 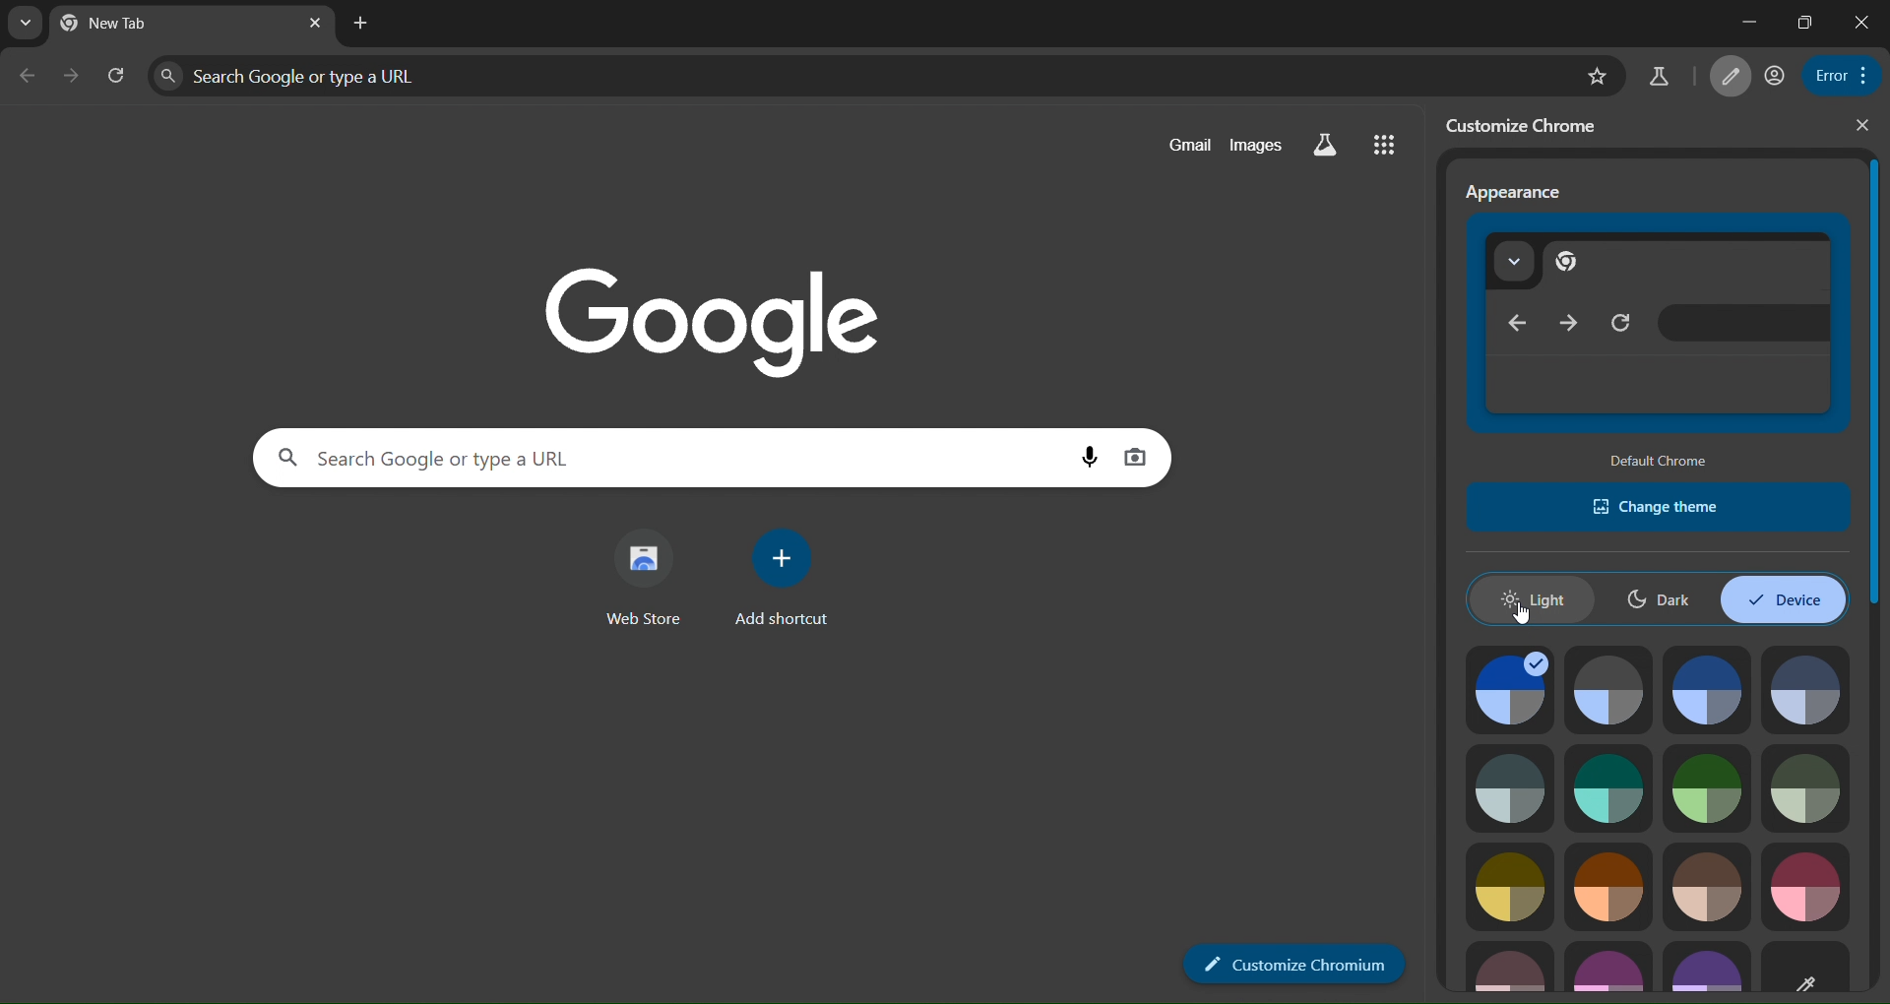 I want to click on image, so click(x=1504, y=687).